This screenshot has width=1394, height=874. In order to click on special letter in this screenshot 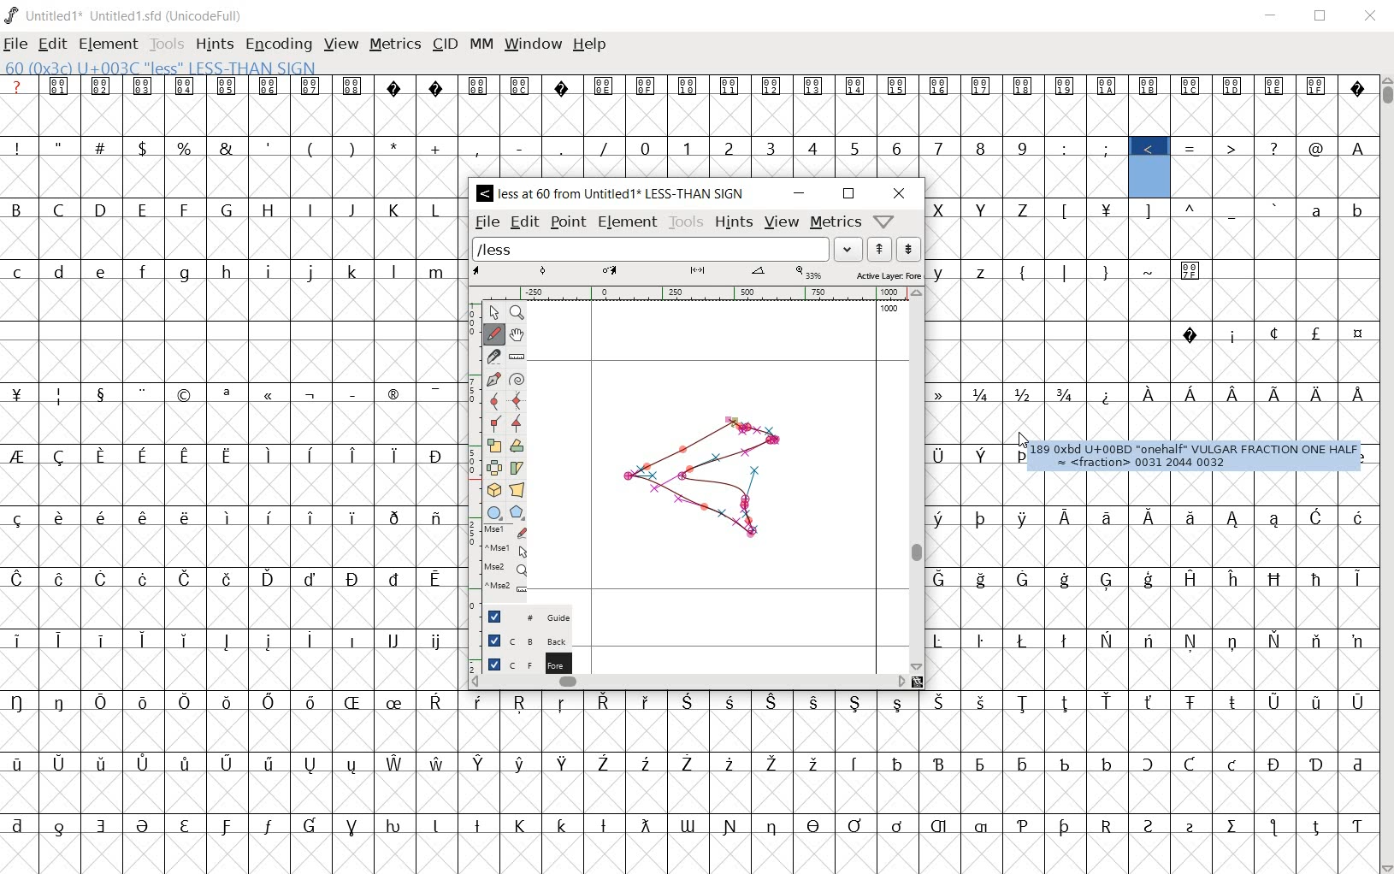, I will do `click(1151, 639)`.